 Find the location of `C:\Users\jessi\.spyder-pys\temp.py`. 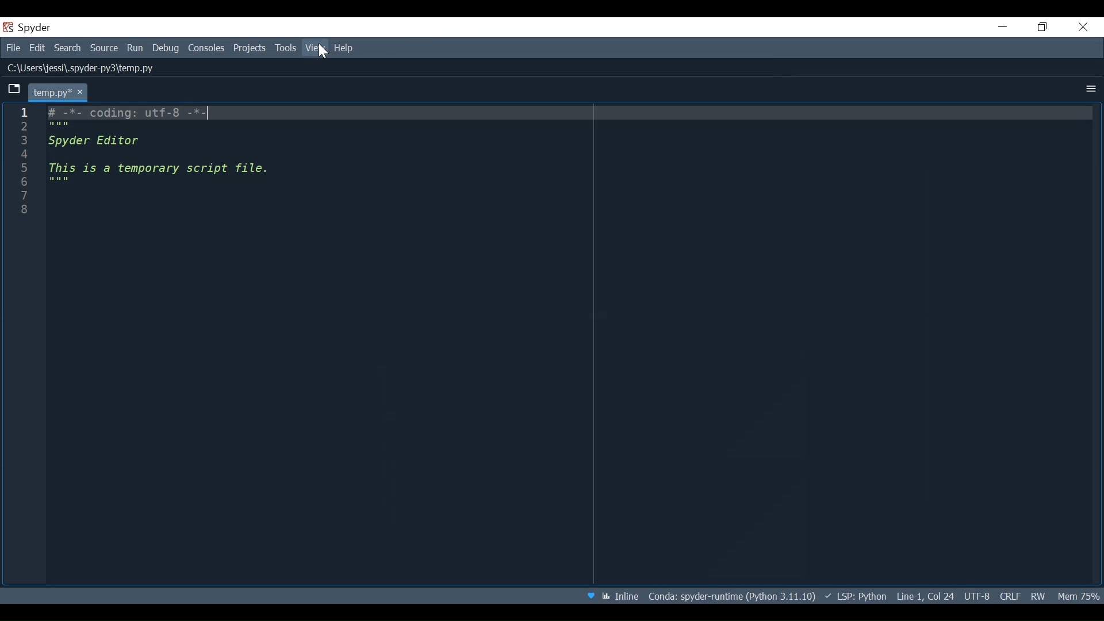

C:\Users\jessi\.spyder-pys\temp.py is located at coordinates (86, 70).